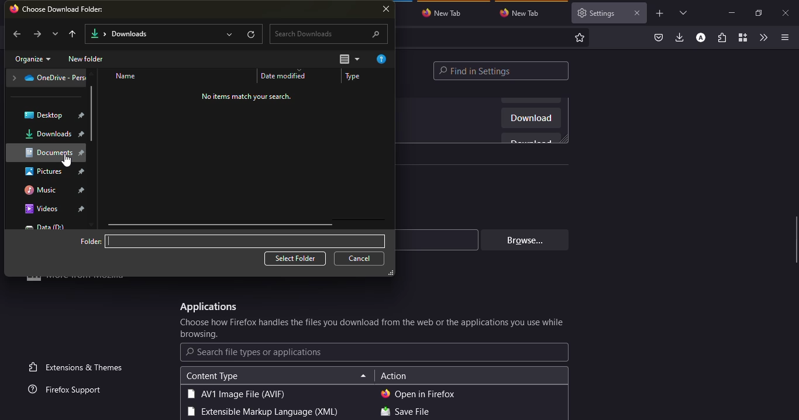 This screenshot has height=420, width=799. What do you see at coordinates (212, 376) in the screenshot?
I see `content type` at bounding box center [212, 376].